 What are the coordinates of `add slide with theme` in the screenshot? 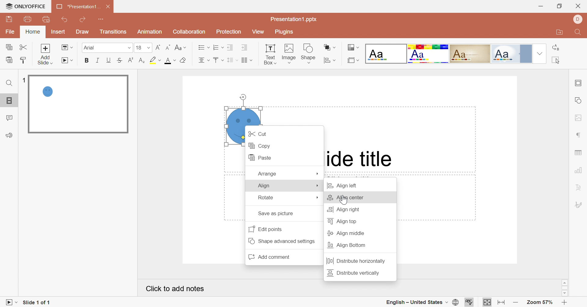 It's located at (45, 60).